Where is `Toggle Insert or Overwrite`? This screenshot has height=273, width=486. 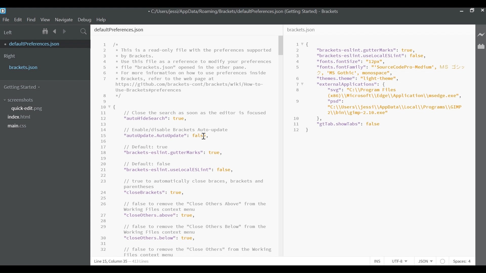 Toggle Insert or Overwrite is located at coordinates (377, 262).